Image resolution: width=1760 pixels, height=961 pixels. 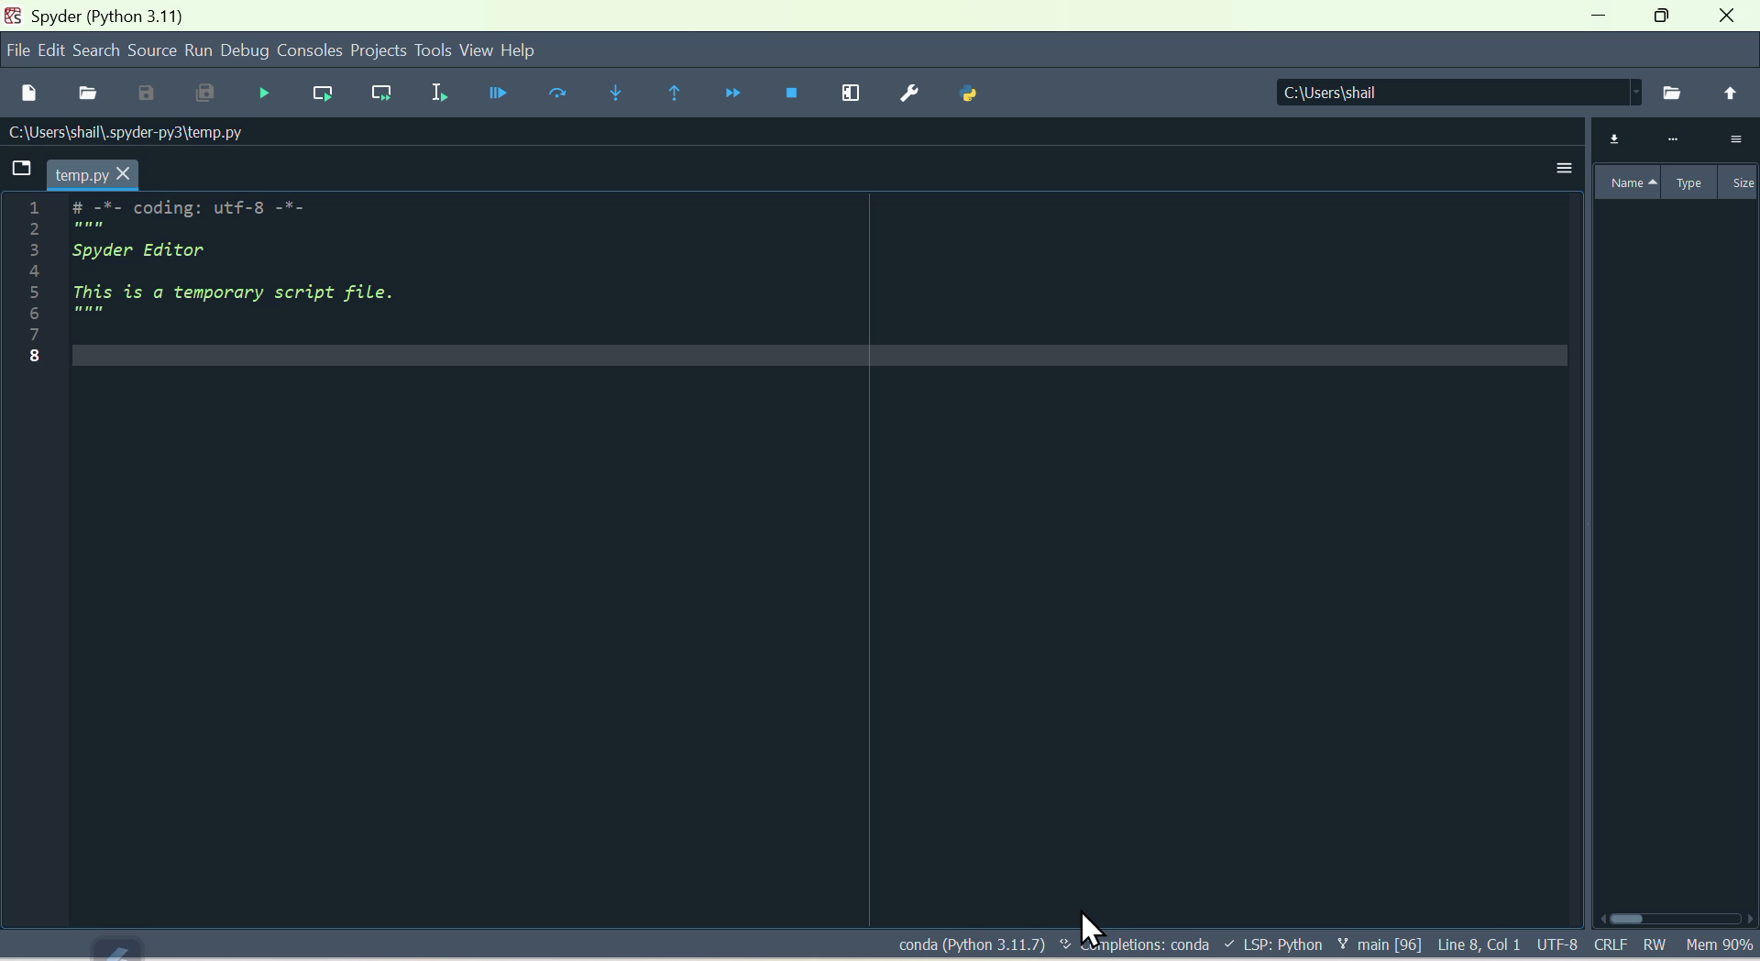 What do you see at coordinates (1324, 946) in the screenshot?
I see `Text - conda (Python 3.11.7) Completions: conda LSP: Python main [96] Line 8, Col 1 UTF-8 CRLF RW Mem 91%` at bounding box center [1324, 946].